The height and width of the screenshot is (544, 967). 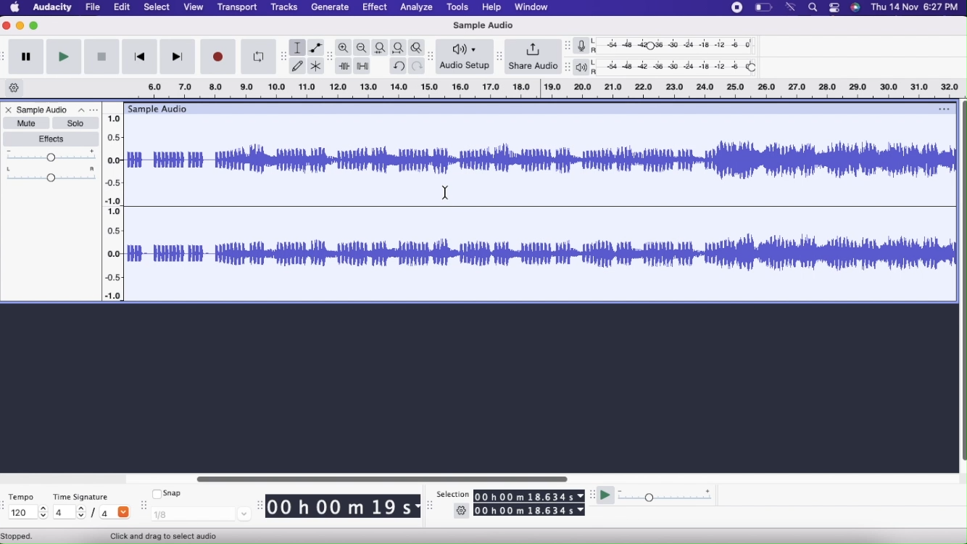 I want to click on Sample Audio, so click(x=481, y=26).